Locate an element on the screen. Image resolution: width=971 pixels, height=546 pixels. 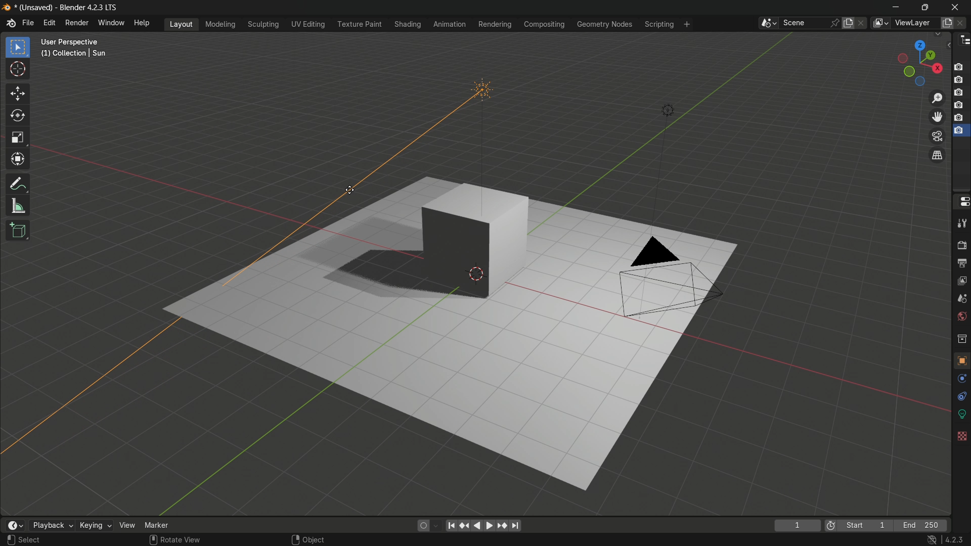
icon is located at coordinates (830, 524).